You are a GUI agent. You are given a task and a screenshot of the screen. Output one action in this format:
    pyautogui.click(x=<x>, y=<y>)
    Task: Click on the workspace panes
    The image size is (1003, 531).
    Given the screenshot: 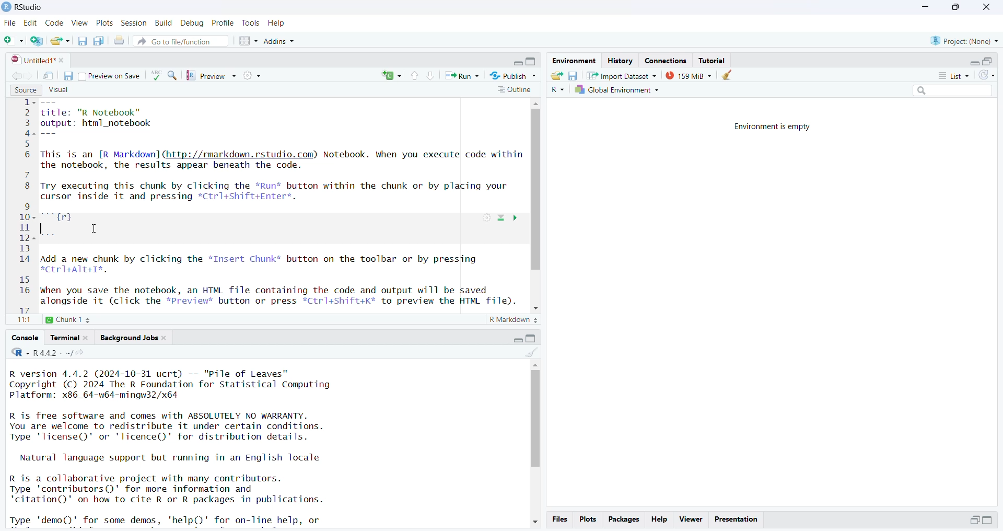 What is the action you would take?
    pyautogui.click(x=249, y=41)
    